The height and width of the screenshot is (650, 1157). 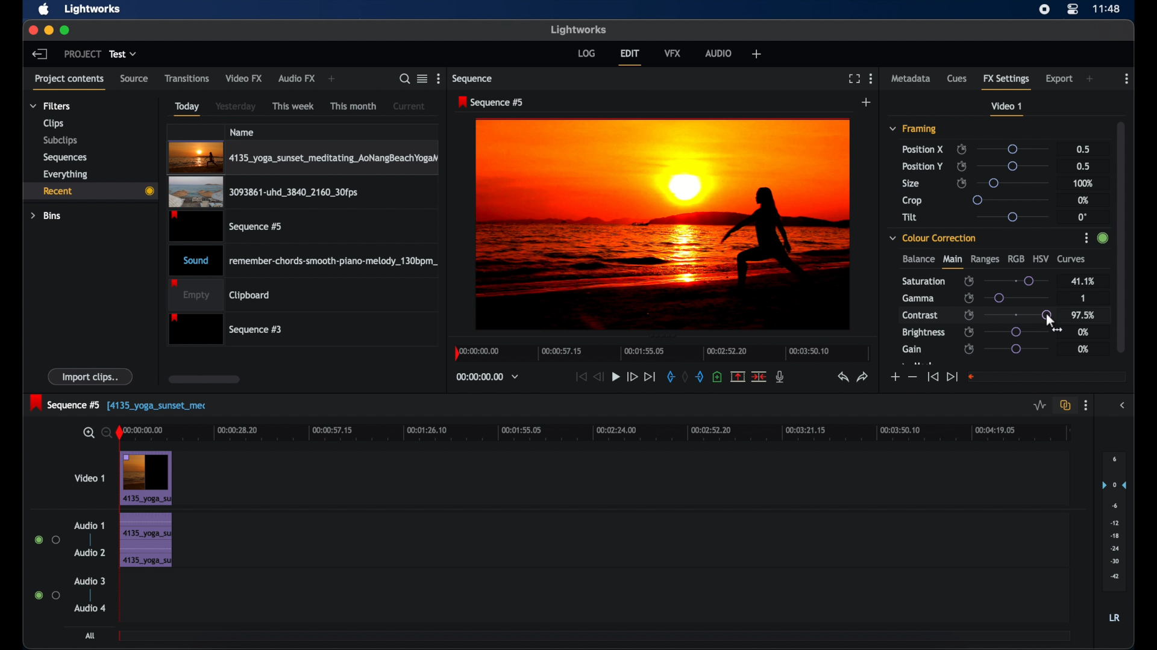 I want to click on increment, so click(x=894, y=377).